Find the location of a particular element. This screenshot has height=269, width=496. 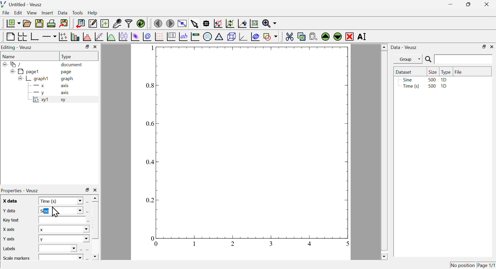

x is located at coordinates (37, 86).